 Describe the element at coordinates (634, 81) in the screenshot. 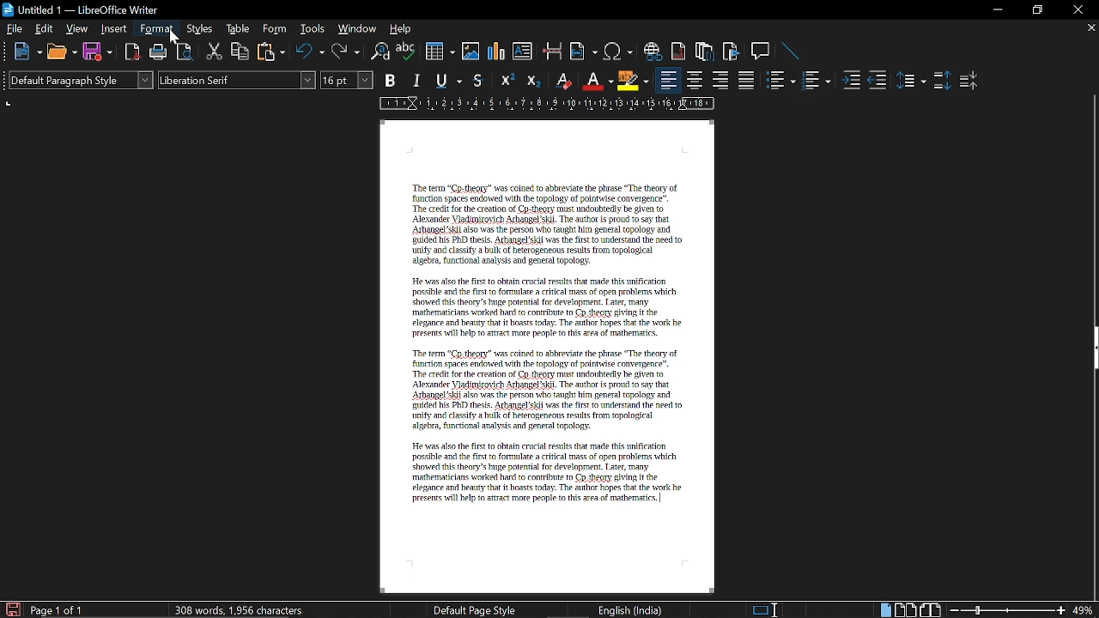

I see `Highlights` at that location.